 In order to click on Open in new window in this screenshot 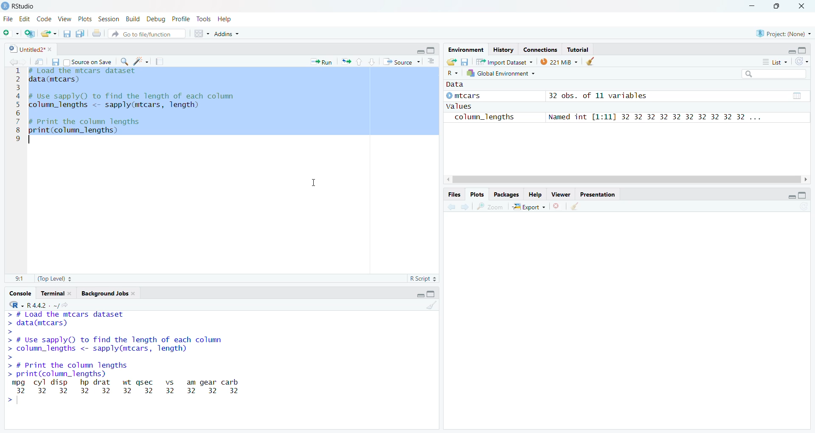, I will do `click(40, 61)`.